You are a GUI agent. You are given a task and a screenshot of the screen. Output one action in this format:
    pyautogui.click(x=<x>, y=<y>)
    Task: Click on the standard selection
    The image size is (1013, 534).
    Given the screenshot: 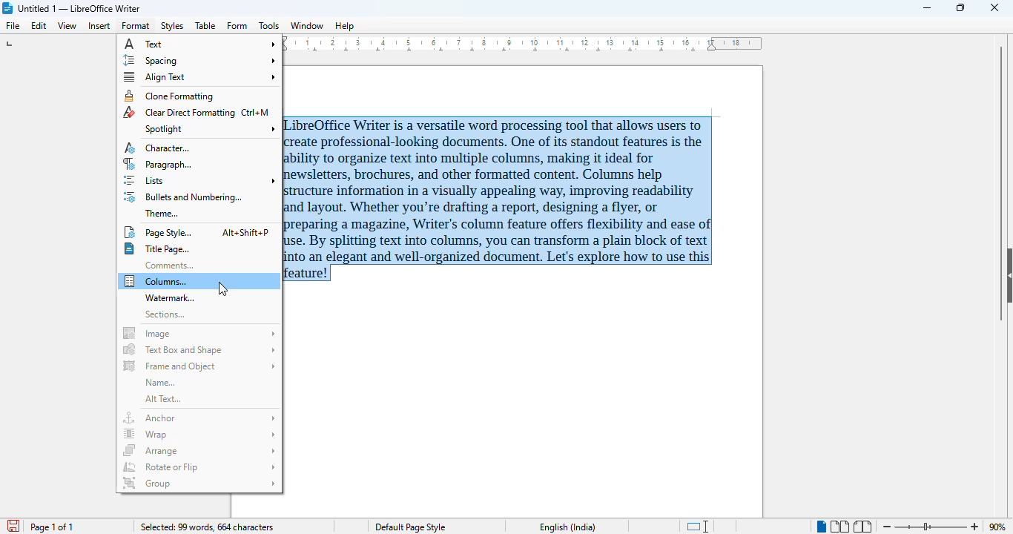 What is the action you would take?
    pyautogui.click(x=699, y=526)
    